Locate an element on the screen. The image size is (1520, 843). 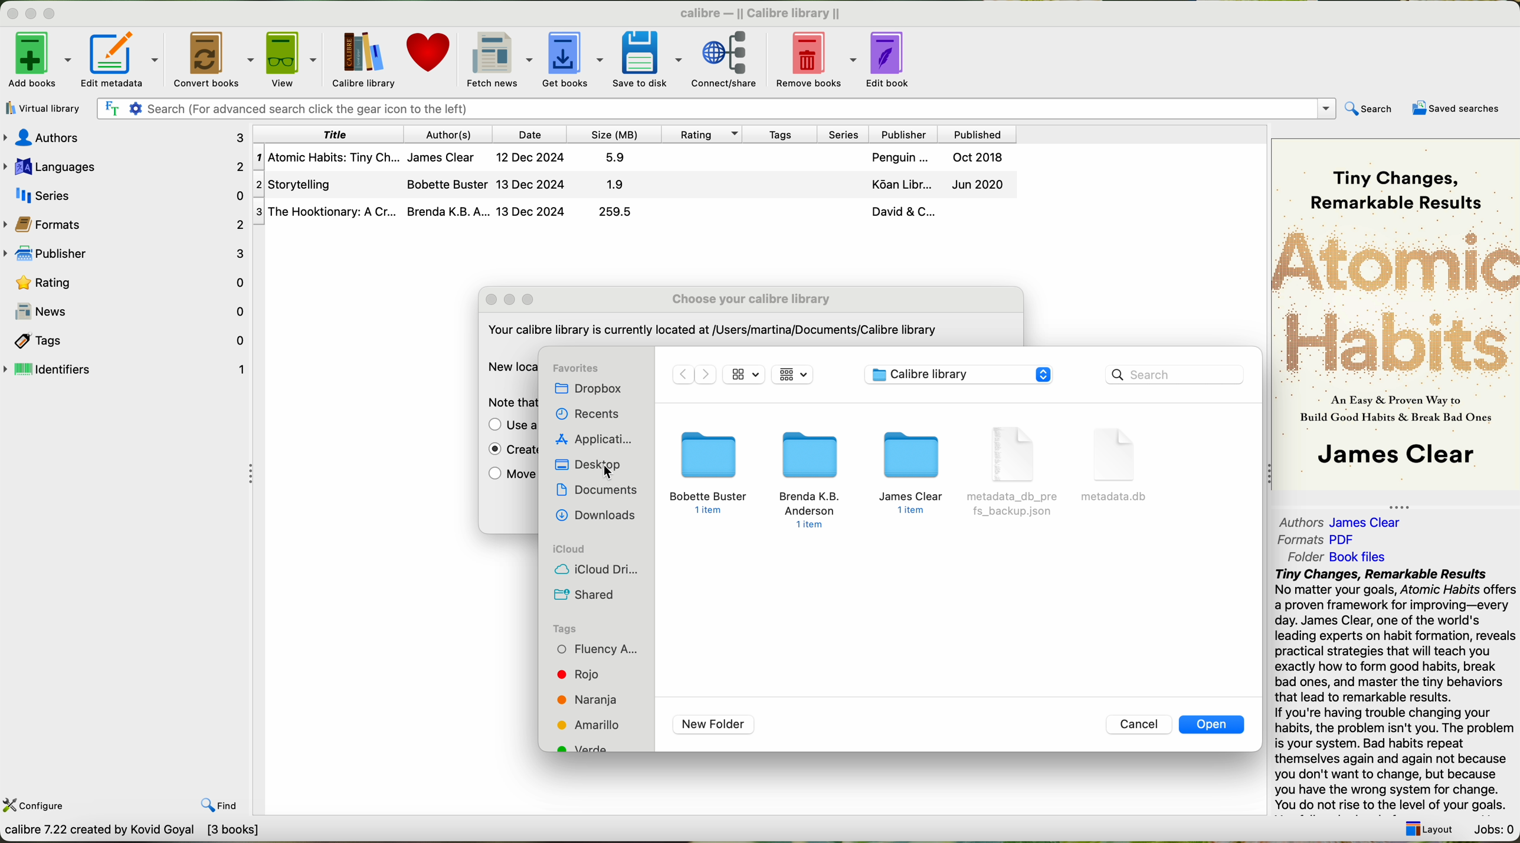
downloads is located at coordinates (598, 516).